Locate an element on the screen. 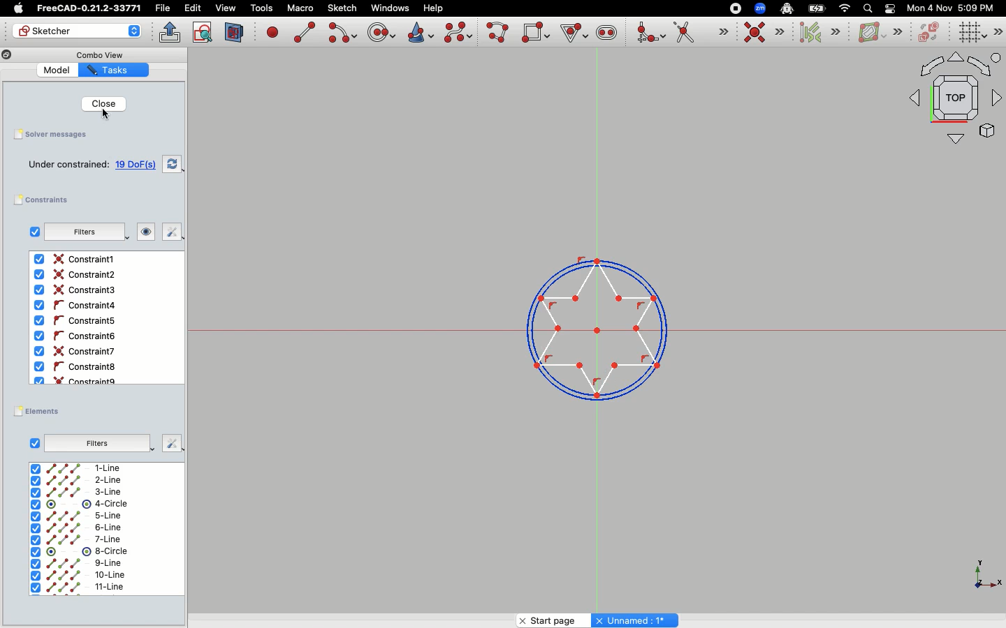 Image resolution: width=1006 pixels, height=628 pixels. Top is located at coordinates (949, 101).